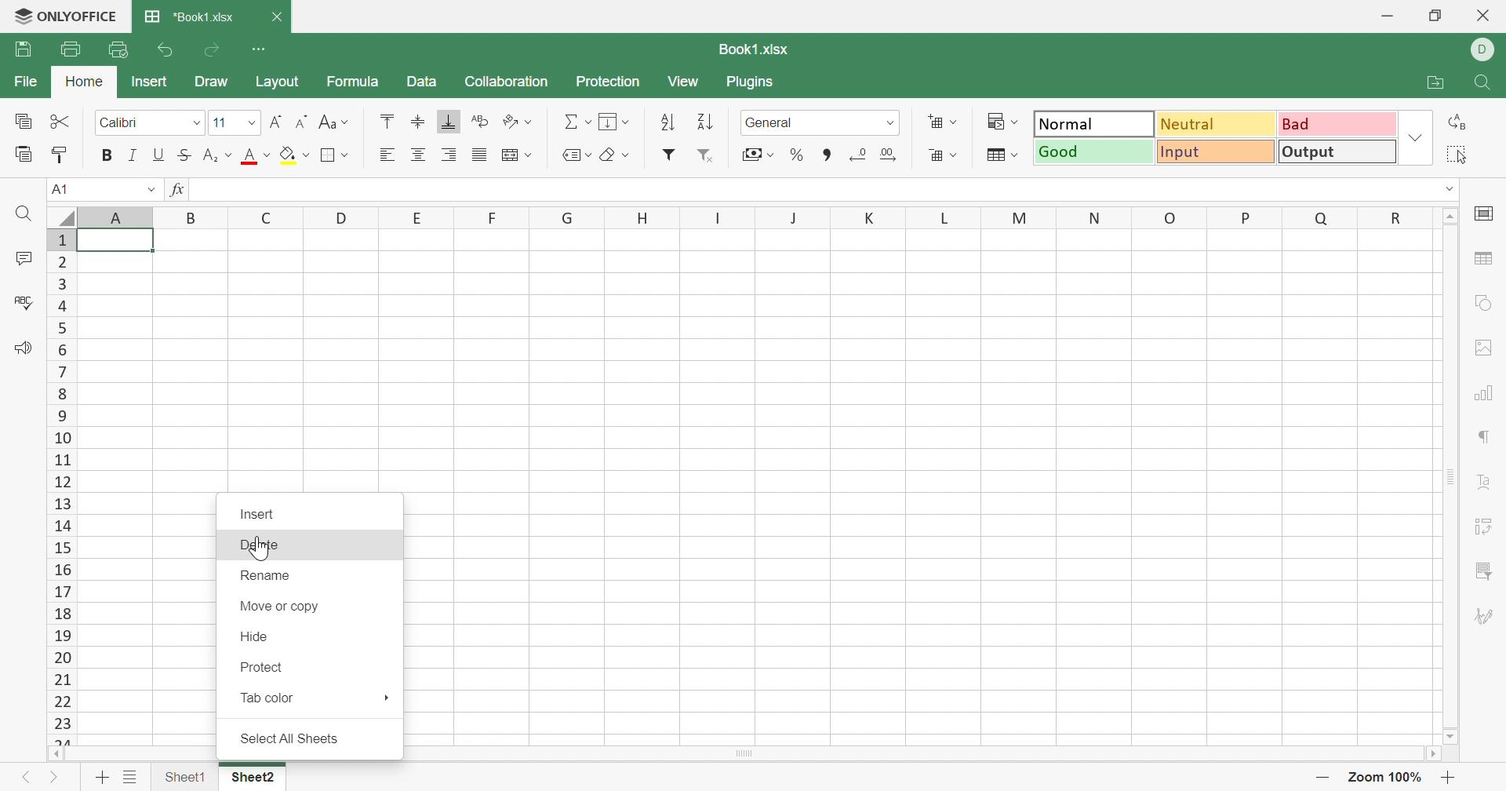 This screenshot has height=791, width=1506. What do you see at coordinates (1450, 777) in the screenshot?
I see `+` at bounding box center [1450, 777].